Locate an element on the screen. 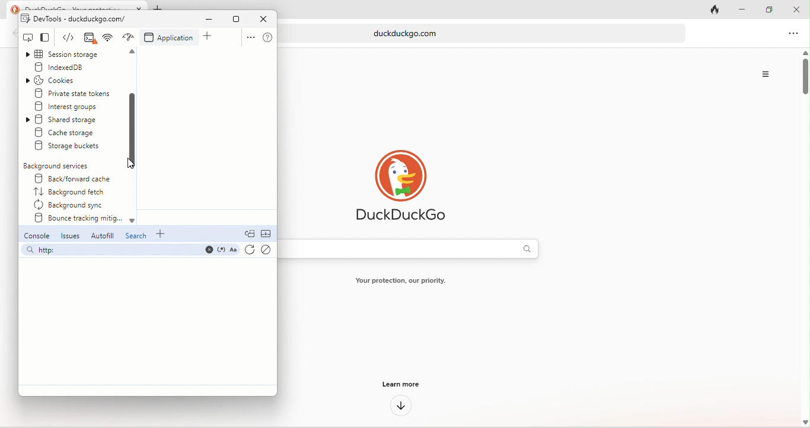 This screenshot has height=428, width=810. inspect is located at coordinates (28, 38).